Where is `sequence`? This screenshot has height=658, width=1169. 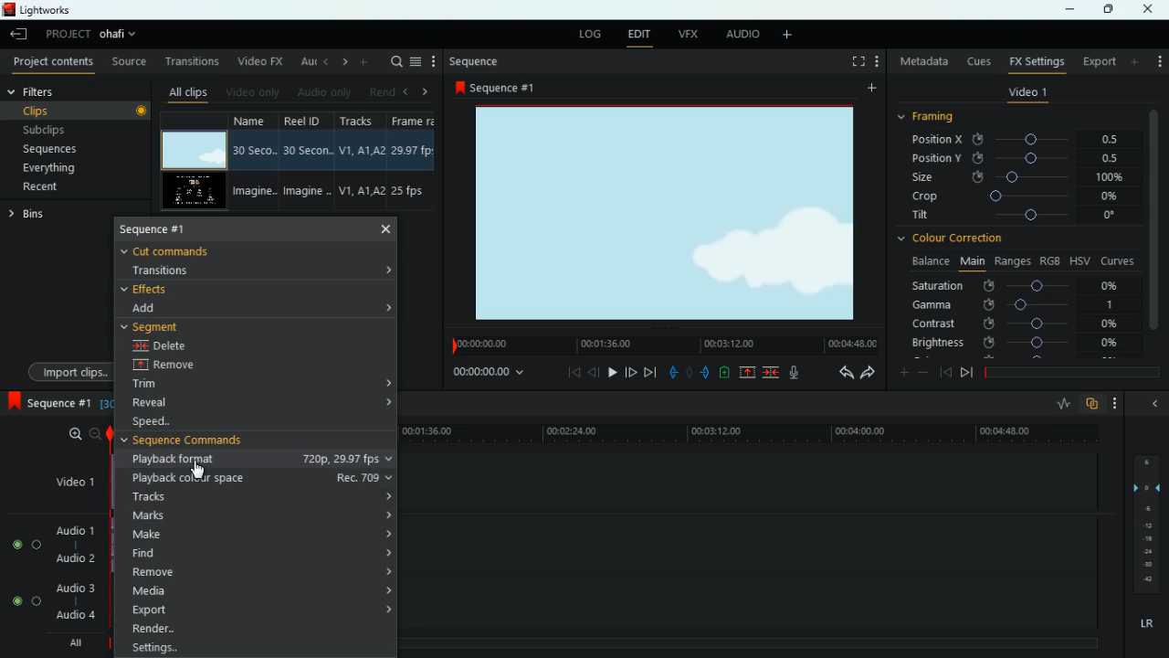
sequence is located at coordinates (204, 228).